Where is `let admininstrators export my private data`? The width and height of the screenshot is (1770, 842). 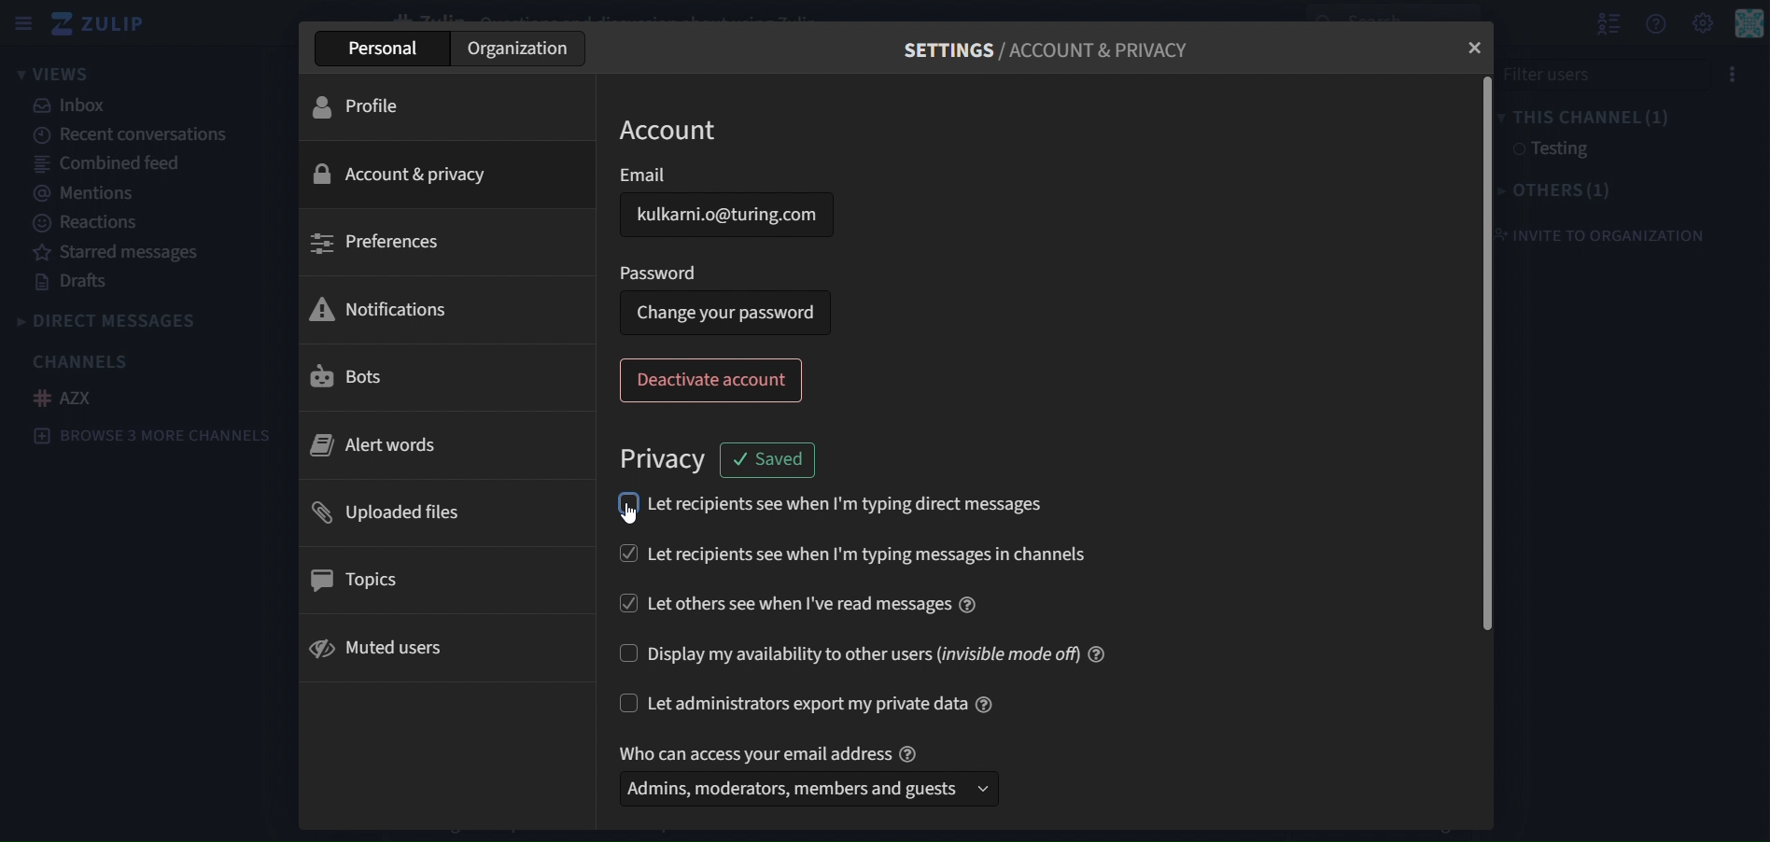 let admininstrators export my private data is located at coordinates (794, 703).